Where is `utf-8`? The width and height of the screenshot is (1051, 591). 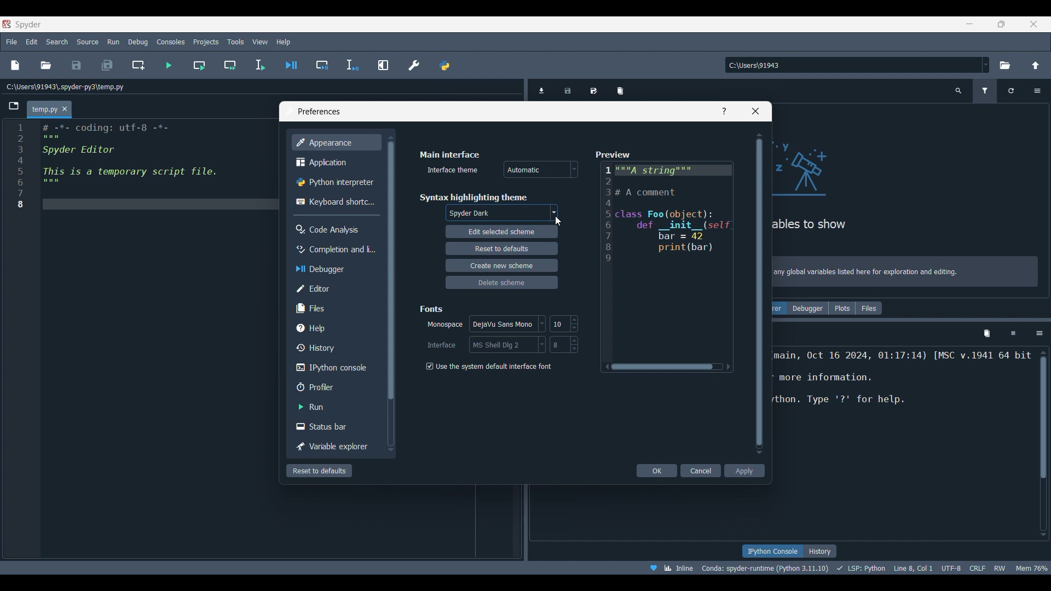 utf-8 is located at coordinates (950, 567).